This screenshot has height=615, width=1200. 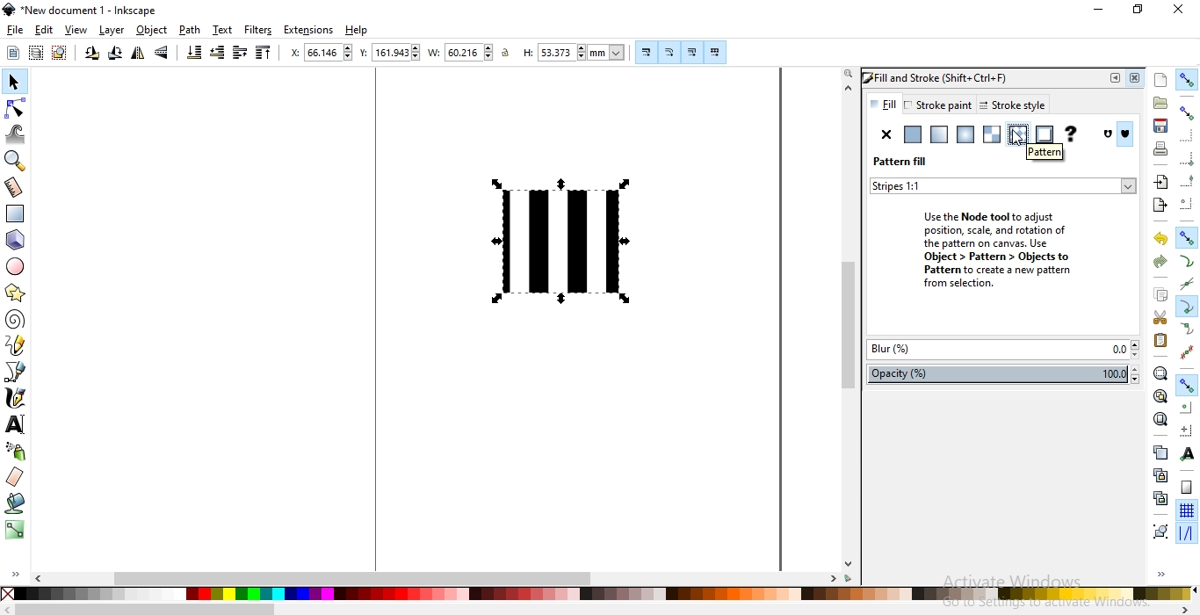 I want to click on opacity(%) 100.0, so click(x=1007, y=375).